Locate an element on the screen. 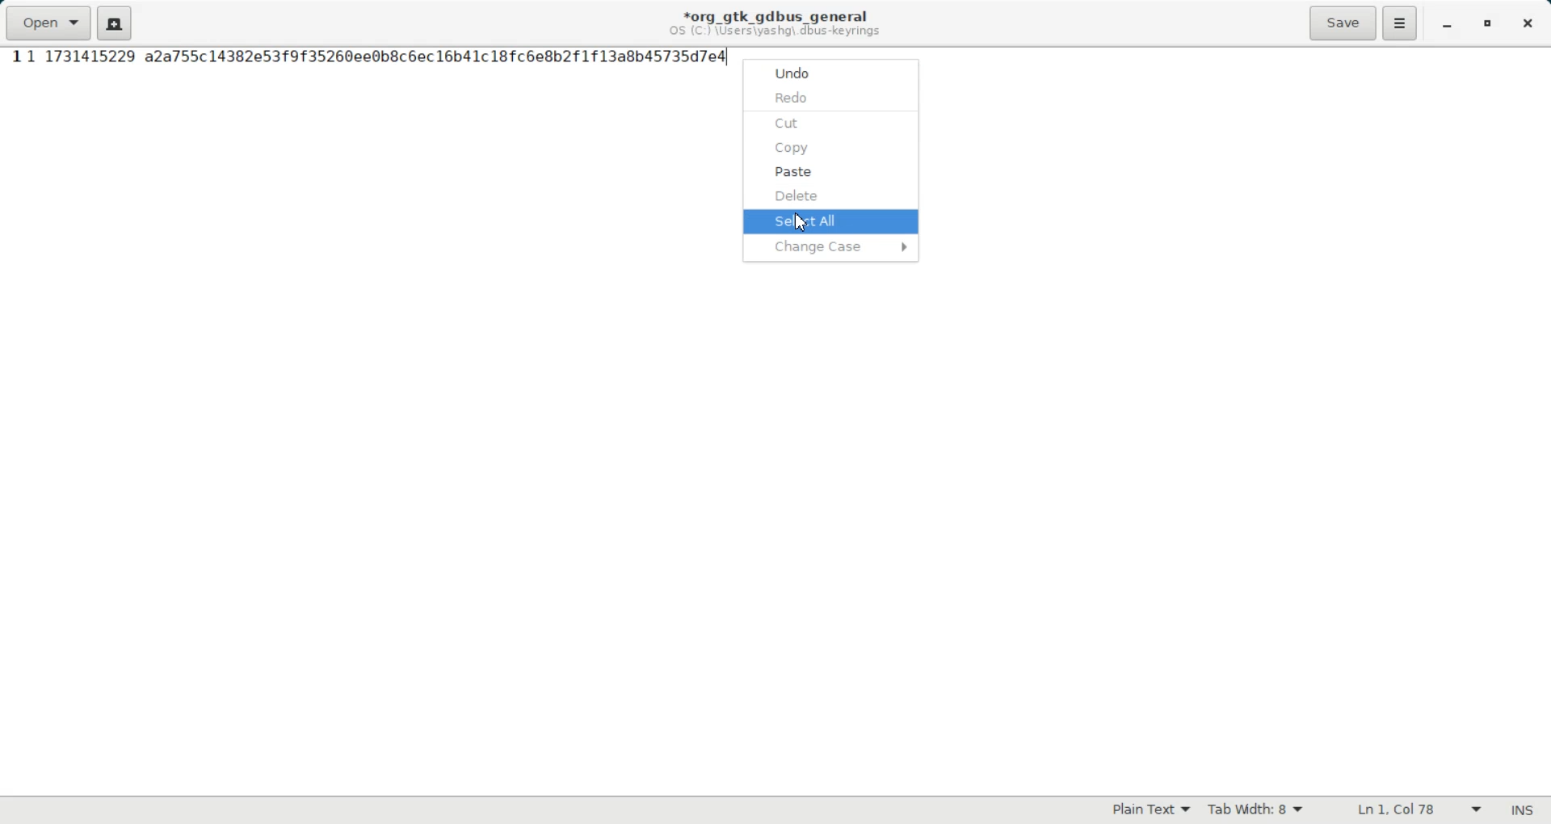  Hamburger Settings is located at coordinates (1400, 23).